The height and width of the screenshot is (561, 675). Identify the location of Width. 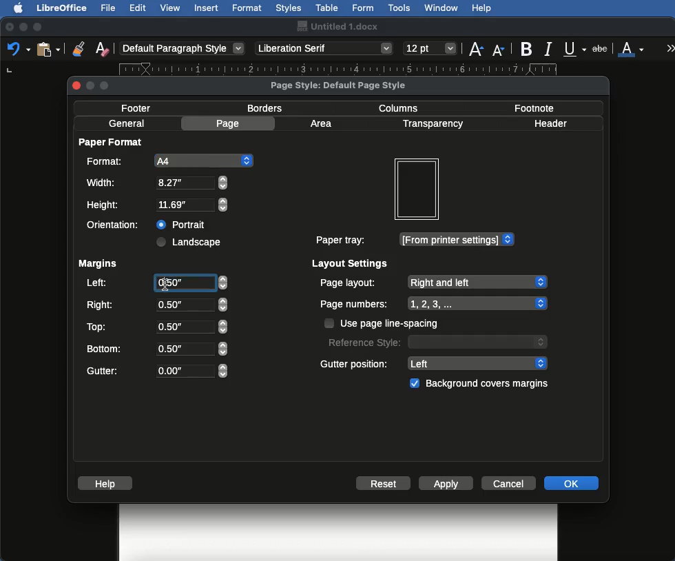
(156, 183).